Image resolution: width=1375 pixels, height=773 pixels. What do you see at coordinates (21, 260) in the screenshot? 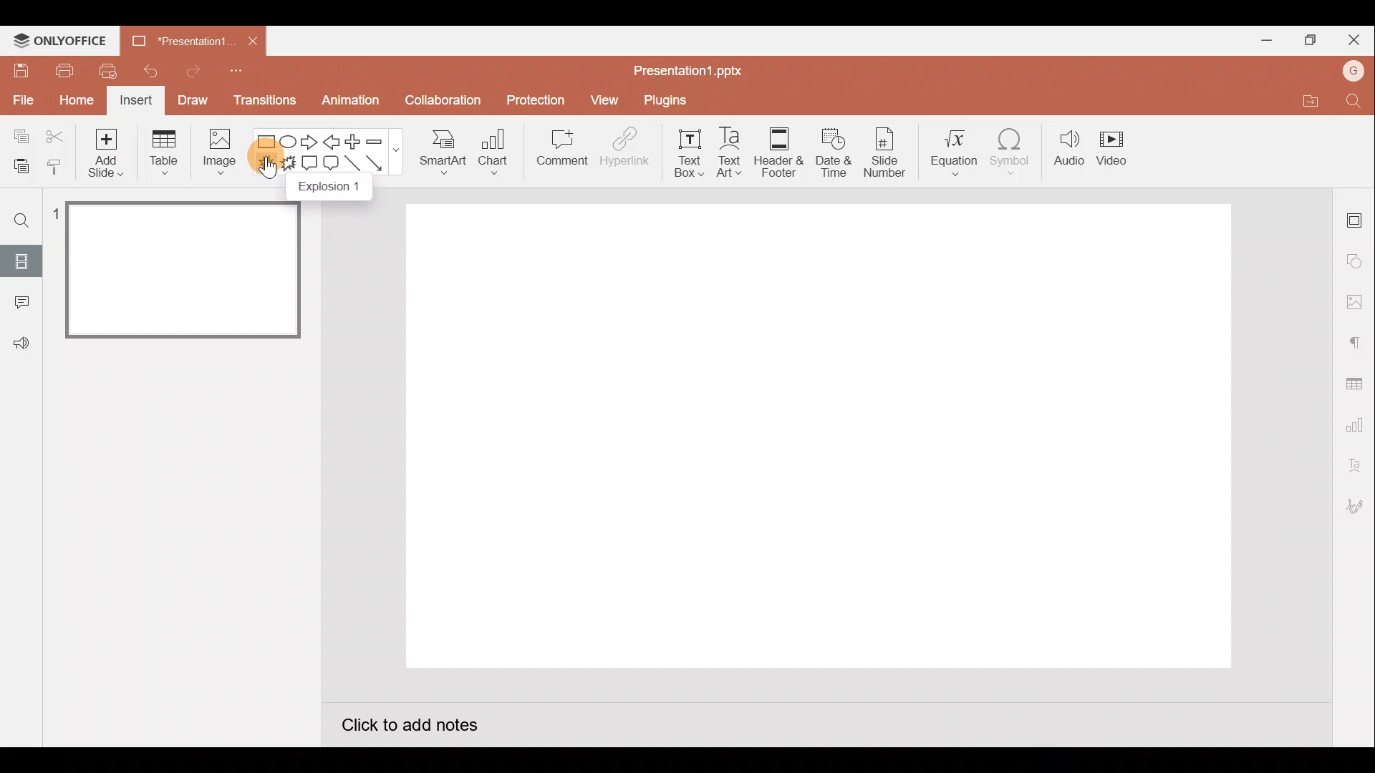
I see `Slides` at bounding box center [21, 260].